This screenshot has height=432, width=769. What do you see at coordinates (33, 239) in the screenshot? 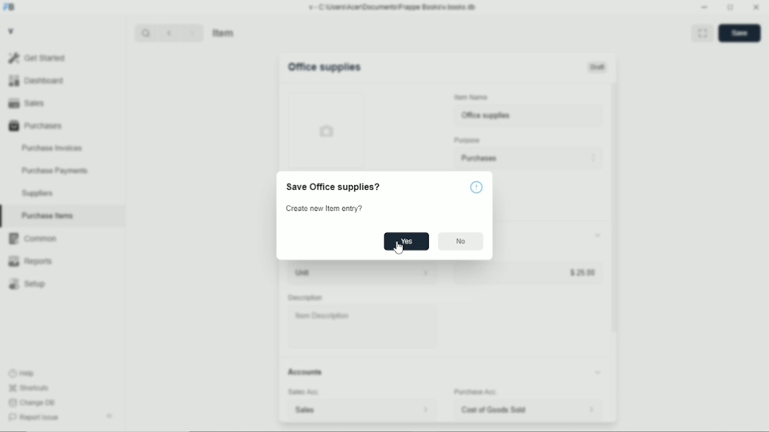
I see `common` at bounding box center [33, 239].